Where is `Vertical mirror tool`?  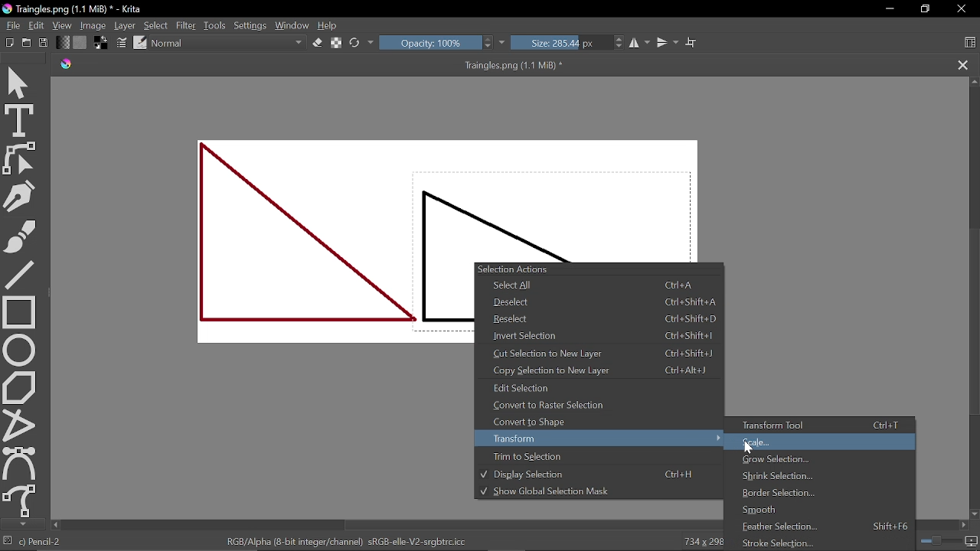
Vertical mirror tool is located at coordinates (668, 43).